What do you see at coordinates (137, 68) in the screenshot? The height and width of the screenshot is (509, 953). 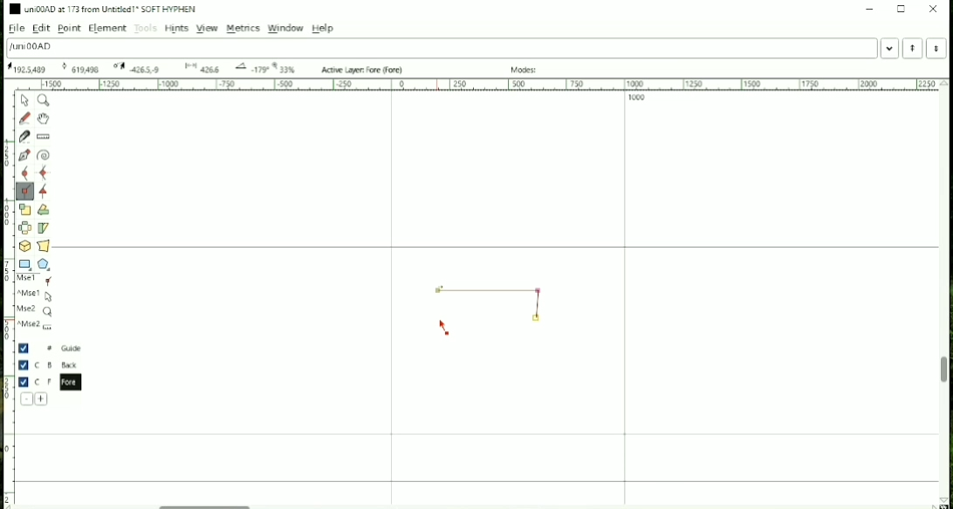 I see `173 Oxad U+00AD "uni00AD" SOFT HYPHEN` at bounding box center [137, 68].